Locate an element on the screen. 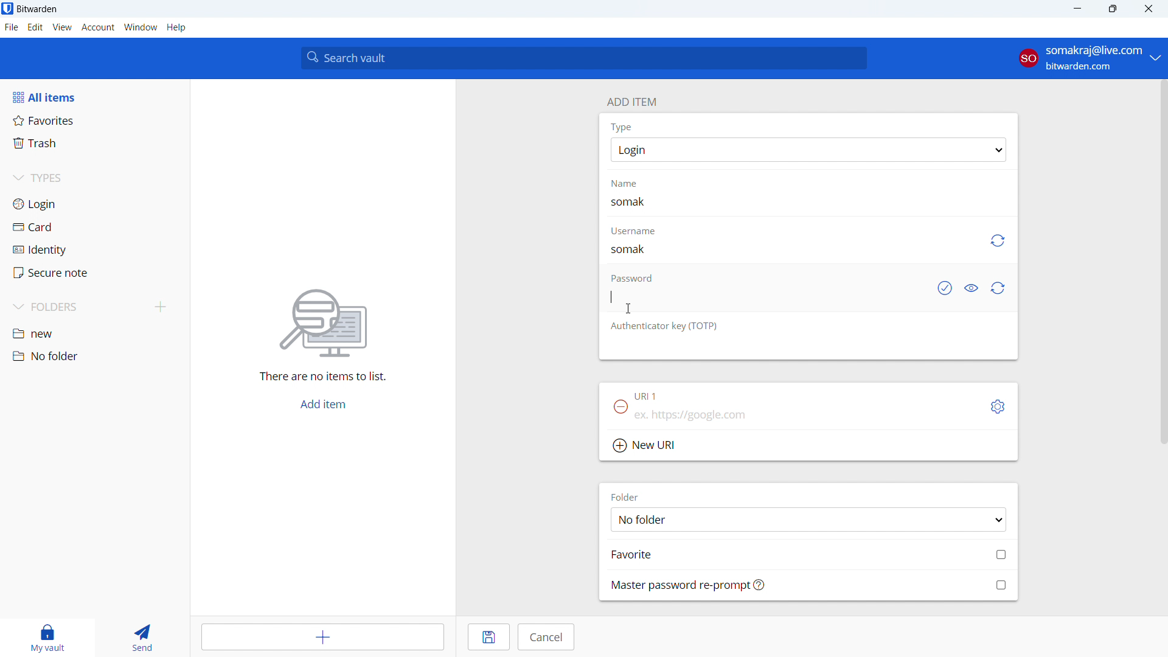 Image resolution: width=1168 pixels, height=657 pixels. password is located at coordinates (631, 277).